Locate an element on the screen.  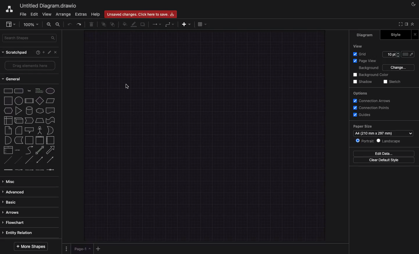
tape is located at coordinates (51, 120).